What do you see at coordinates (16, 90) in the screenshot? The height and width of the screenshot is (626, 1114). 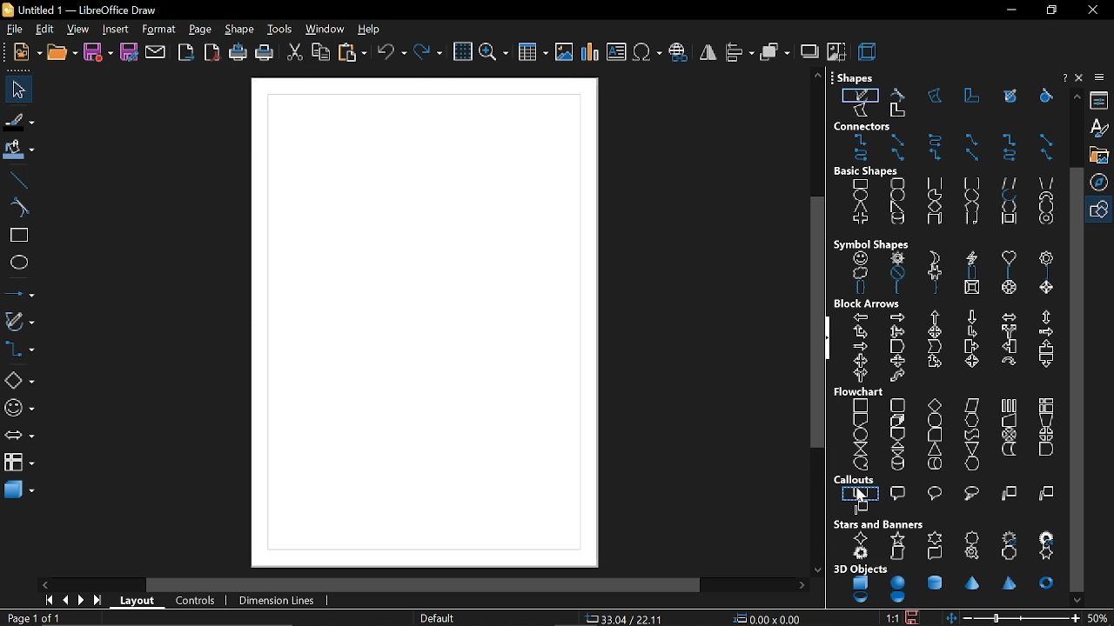 I see `select` at bounding box center [16, 90].